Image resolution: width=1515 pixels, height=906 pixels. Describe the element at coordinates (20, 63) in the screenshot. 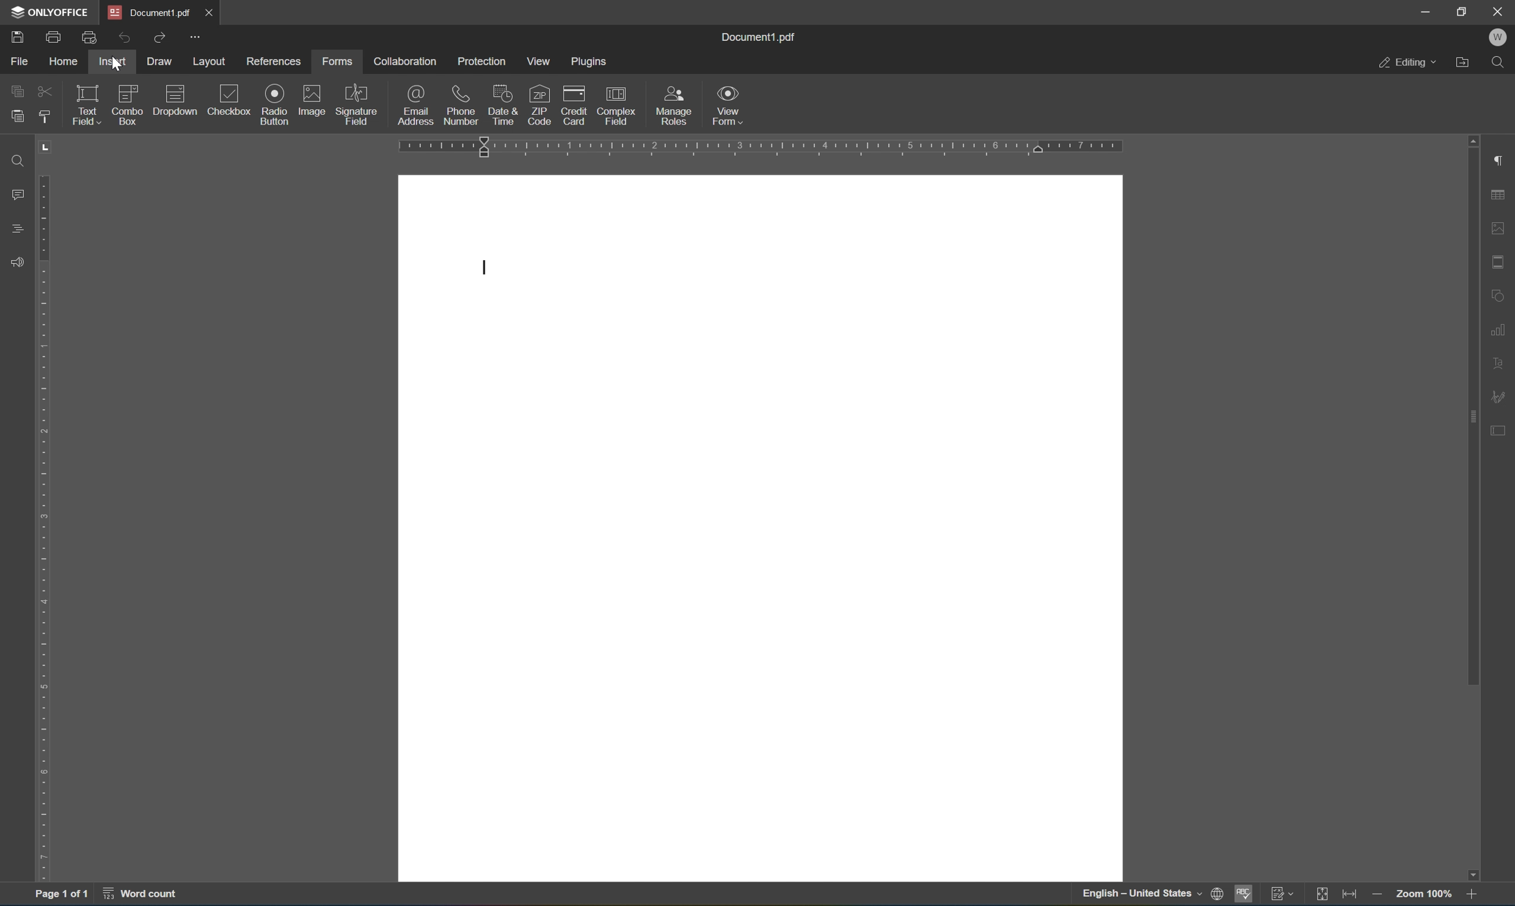

I see `File` at that location.